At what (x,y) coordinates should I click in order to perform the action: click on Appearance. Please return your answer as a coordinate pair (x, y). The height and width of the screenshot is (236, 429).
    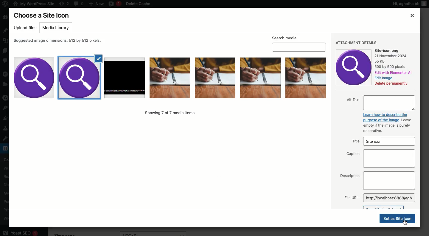
    Looking at the image, I should click on (7, 108).